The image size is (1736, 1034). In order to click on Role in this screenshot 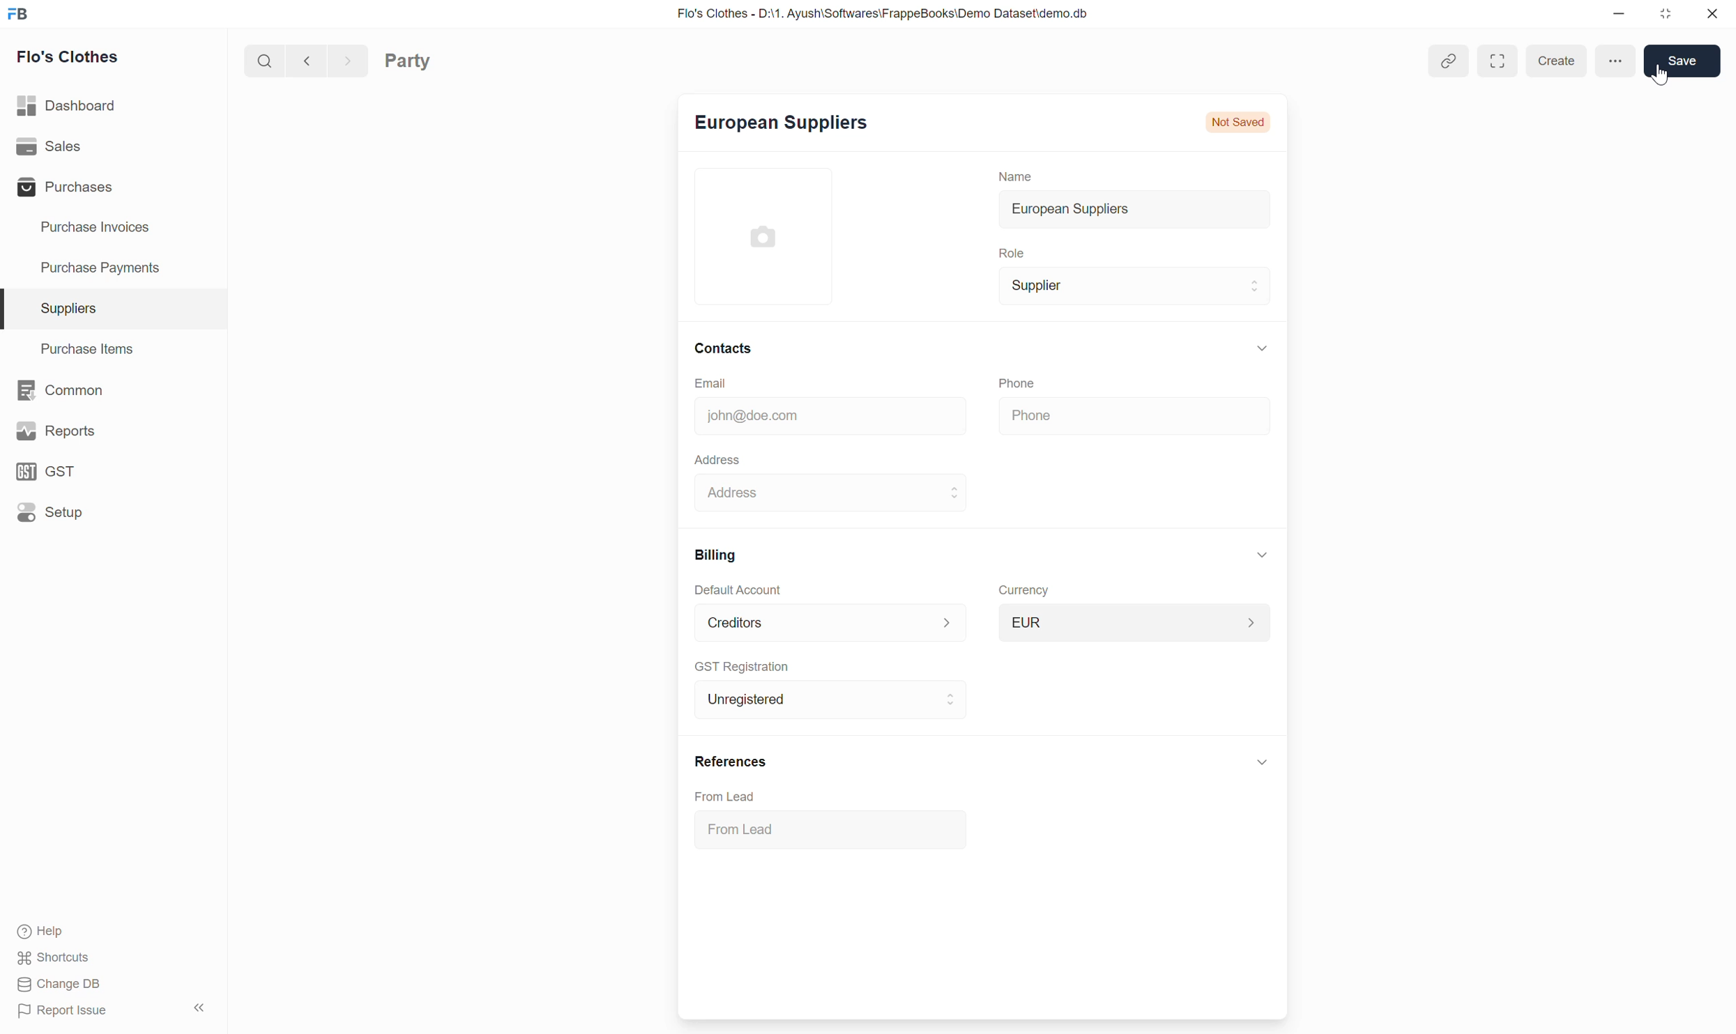, I will do `click(1005, 251)`.